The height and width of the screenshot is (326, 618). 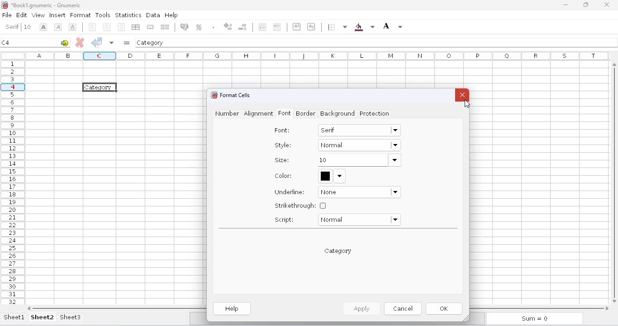 What do you see at coordinates (14, 317) in the screenshot?
I see `sheet1` at bounding box center [14, 317].